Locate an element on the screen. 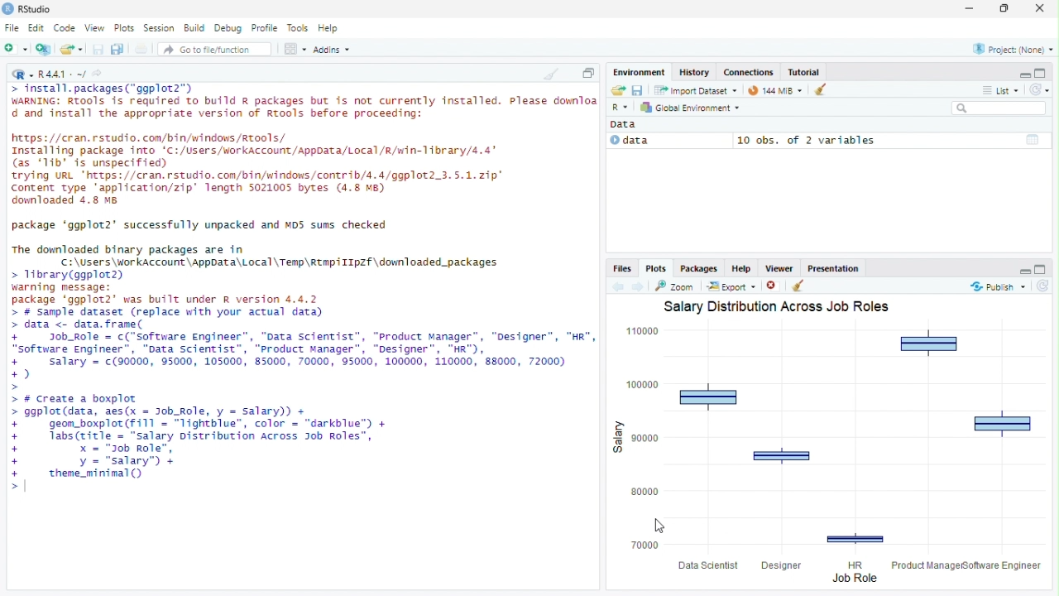 The width and height of the screenshot is (1059, 596). Cursor is located at coordinates (659, 525).